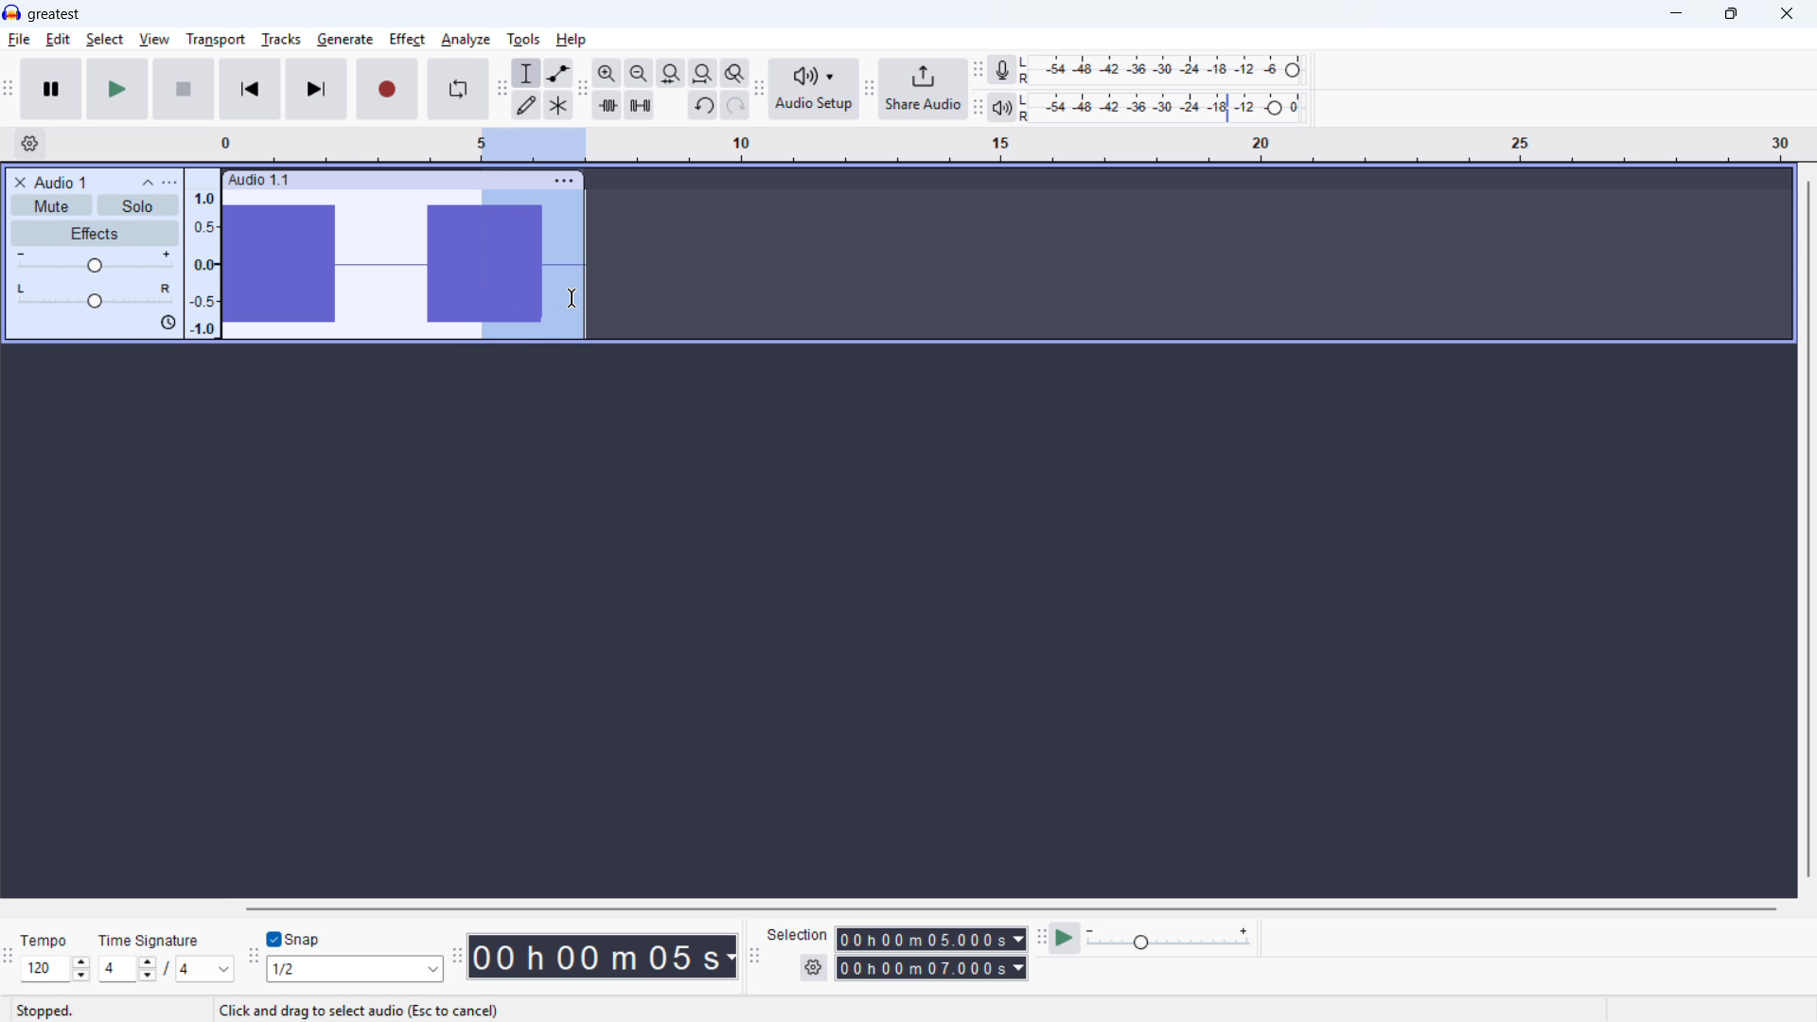  I want to click on , so click(405, 907).